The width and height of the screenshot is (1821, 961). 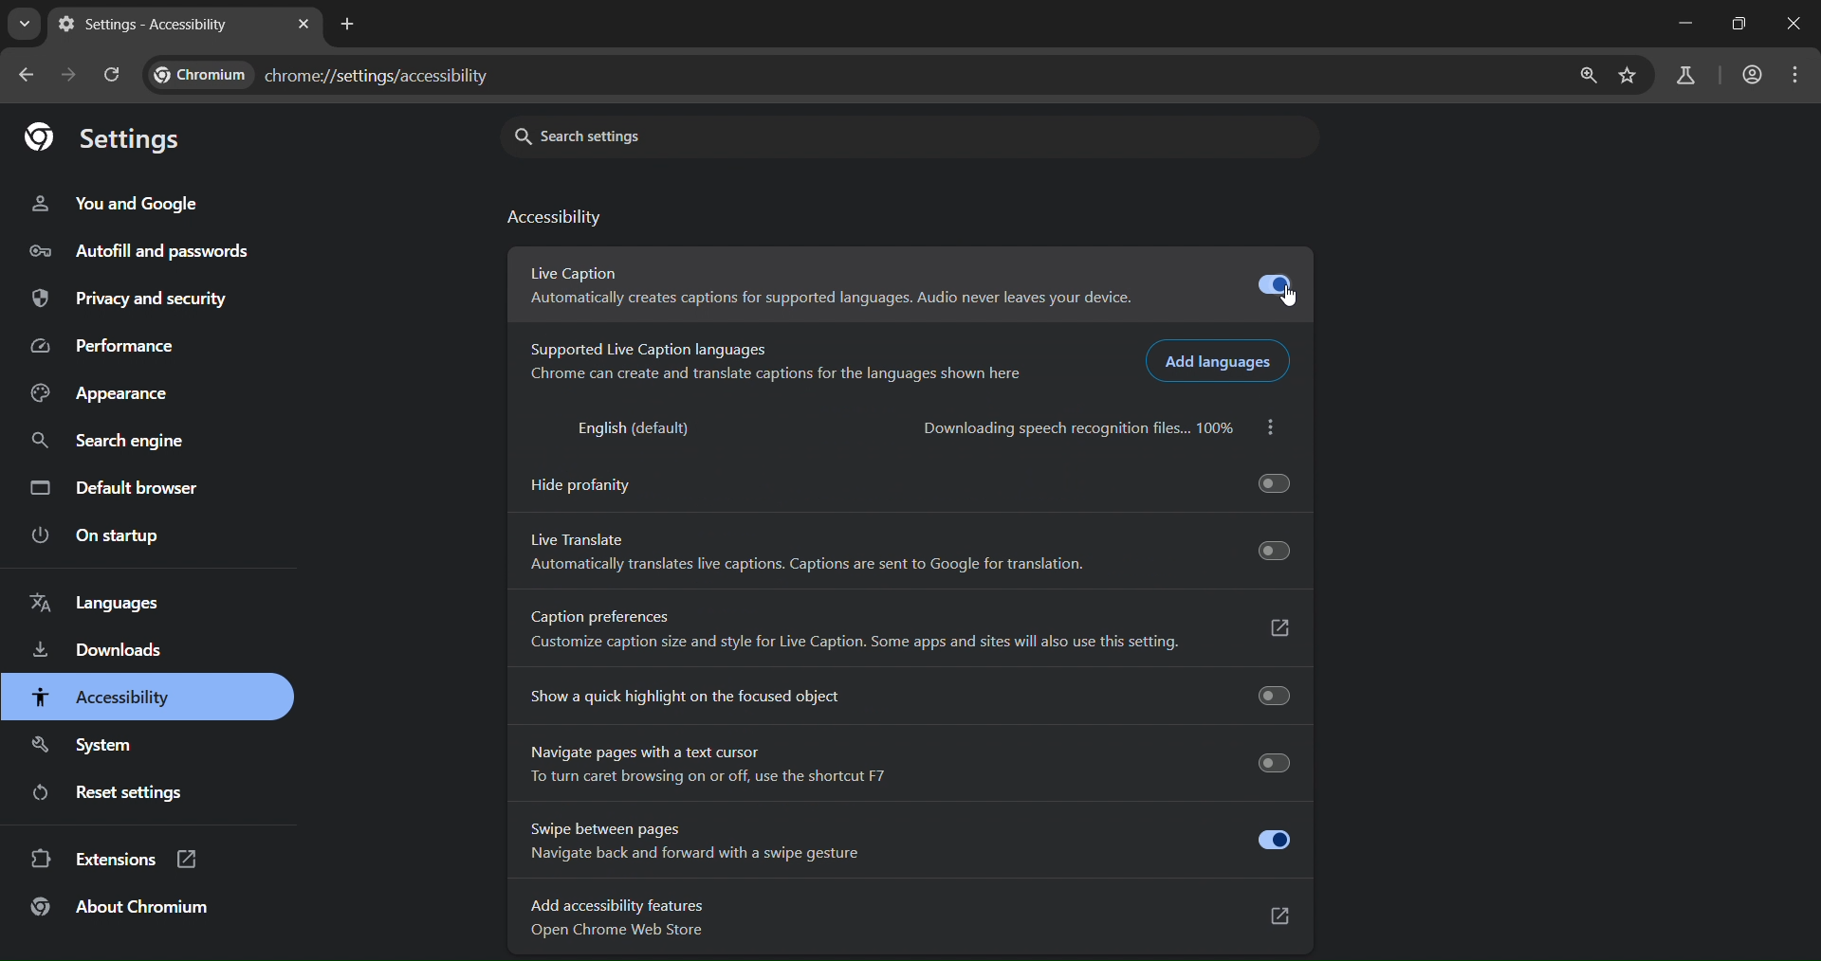 I want to click on search engine, so click(x=116, y=442).